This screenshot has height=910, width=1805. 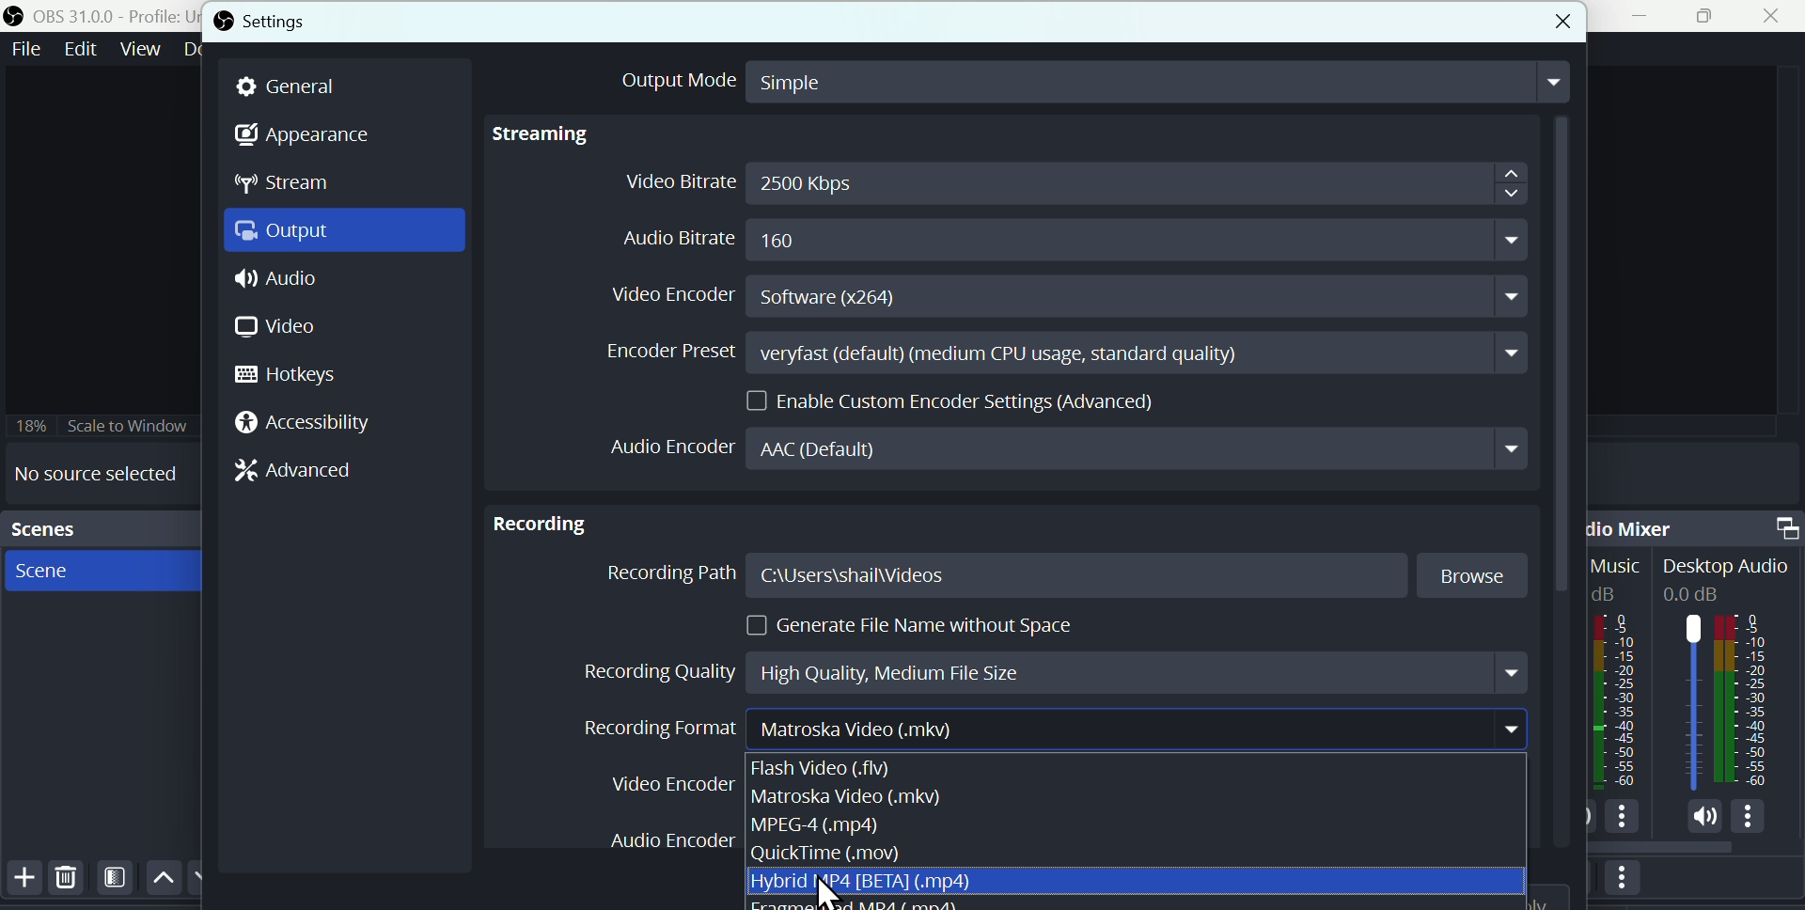 I want to click on Browse, so click(x=1473, y=573).